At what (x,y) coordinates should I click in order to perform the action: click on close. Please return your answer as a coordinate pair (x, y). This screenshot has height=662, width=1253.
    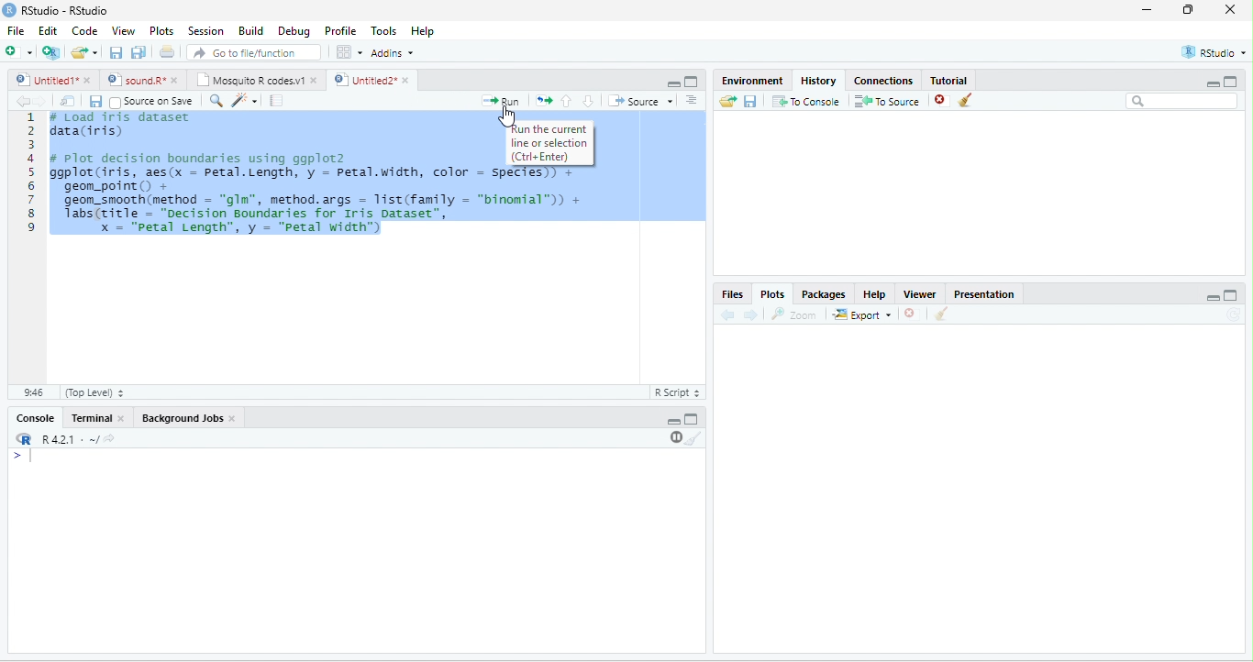
    Looking at the image, I should click on (89, 80).